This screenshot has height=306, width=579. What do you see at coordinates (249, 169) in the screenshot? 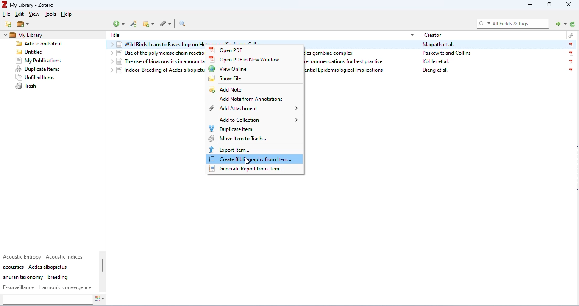
I see `generate report from item` at bounding box center [249, 169].